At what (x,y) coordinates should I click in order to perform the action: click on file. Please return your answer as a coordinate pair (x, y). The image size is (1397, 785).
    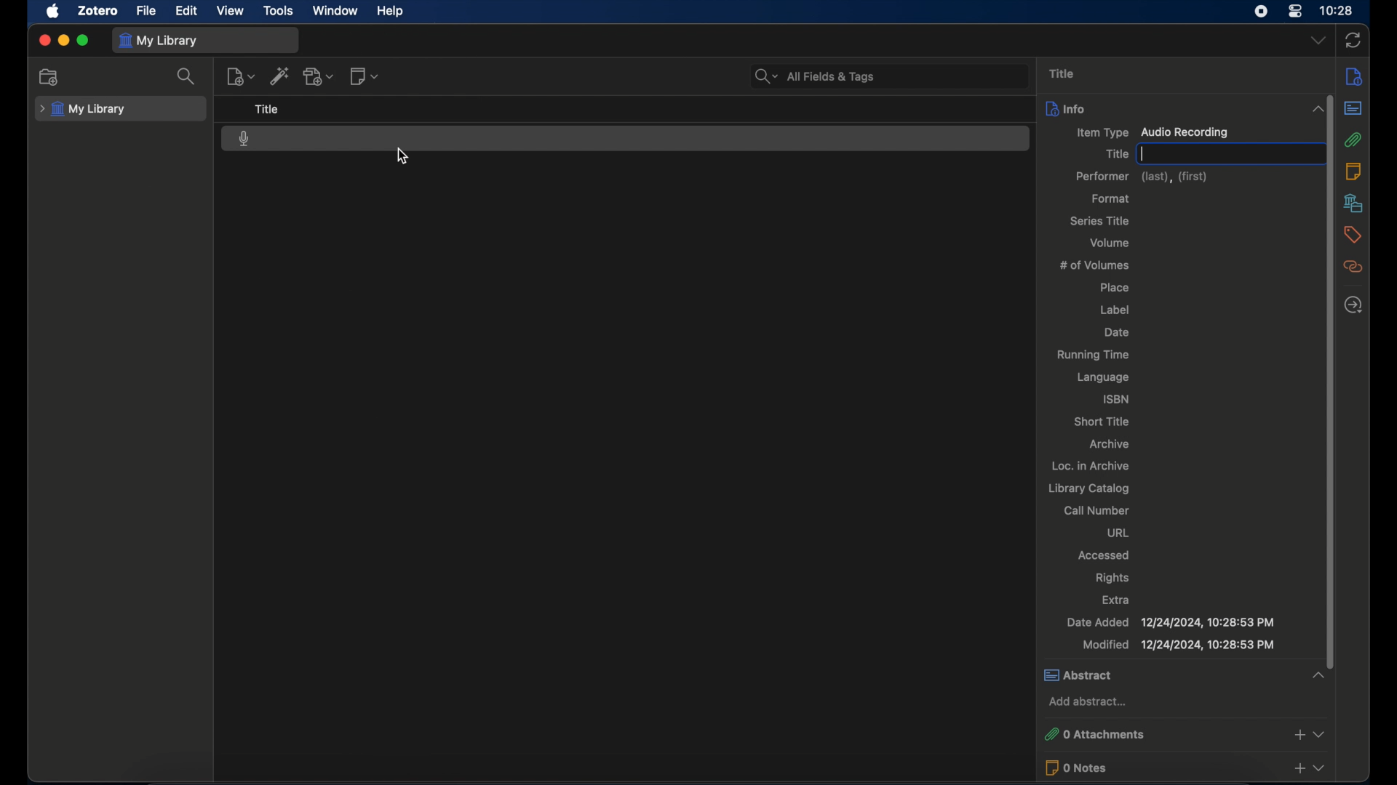
    Looking at the image, I should click on (146, 11).